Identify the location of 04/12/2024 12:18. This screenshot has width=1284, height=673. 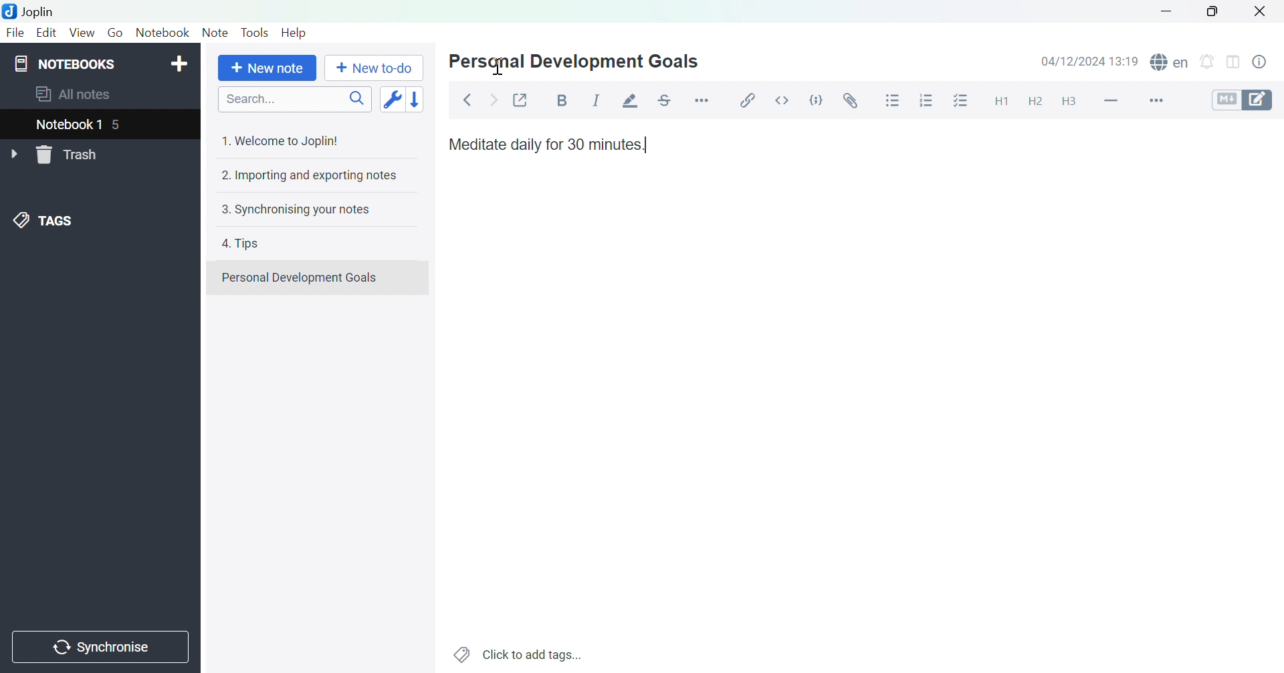
(1090, 61).